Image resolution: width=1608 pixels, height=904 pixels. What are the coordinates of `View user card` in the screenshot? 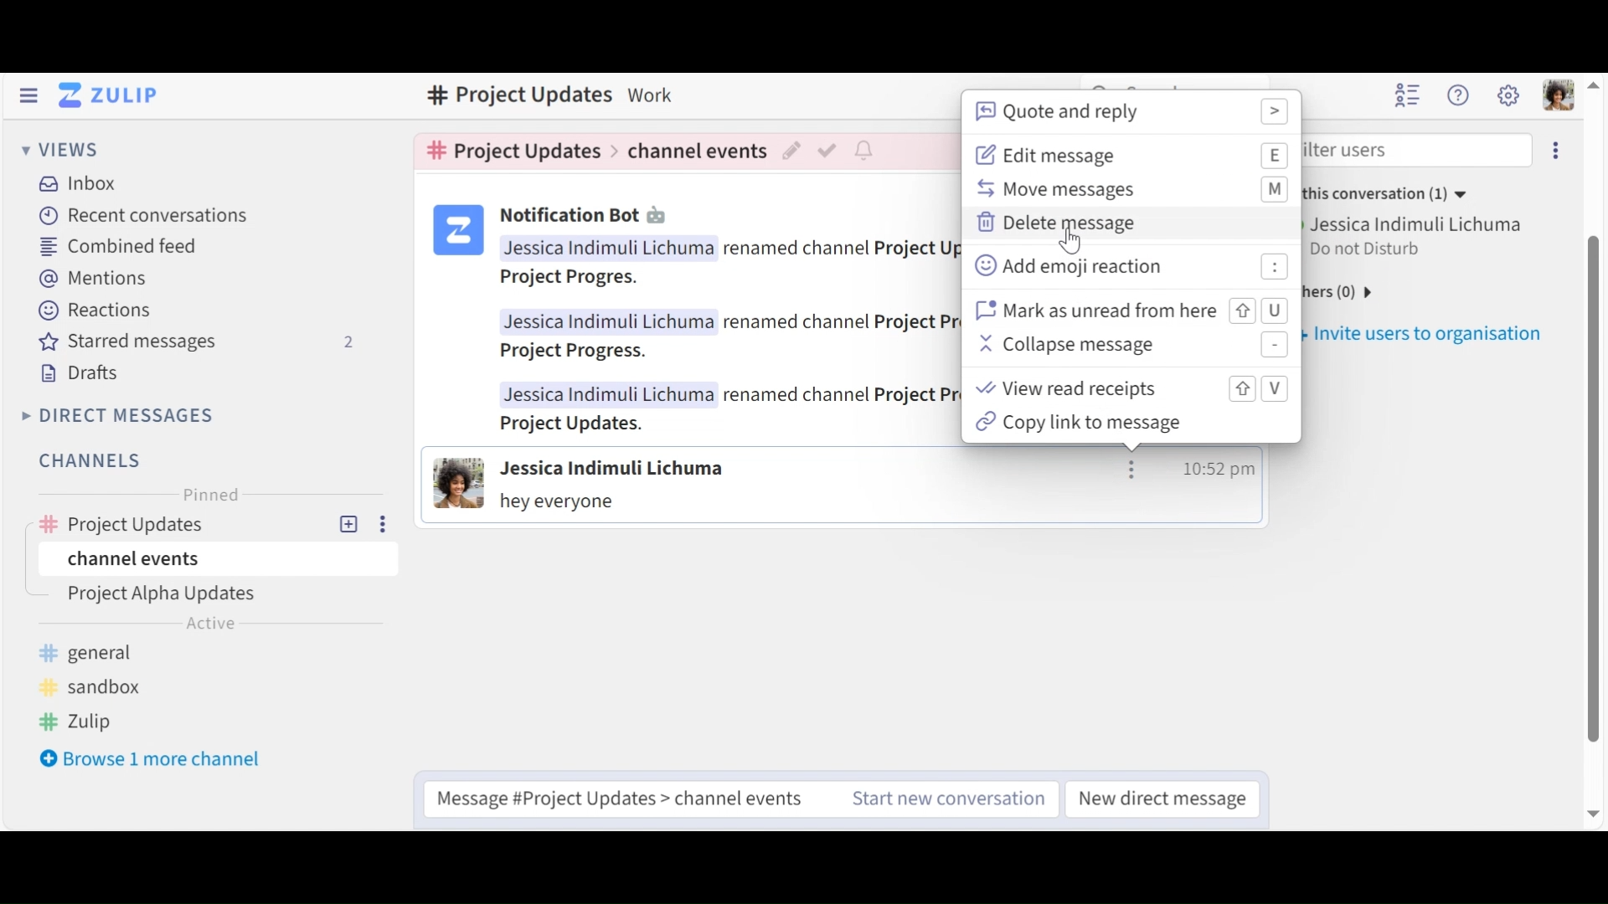 It's located at (455, 484).